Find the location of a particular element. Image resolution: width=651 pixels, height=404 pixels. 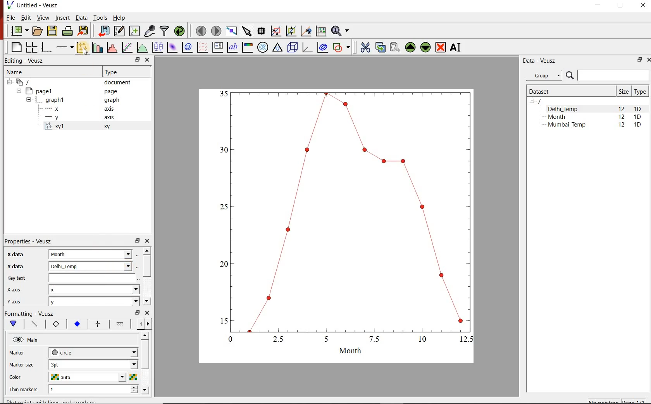

Data is located at coordinates (81, 17).